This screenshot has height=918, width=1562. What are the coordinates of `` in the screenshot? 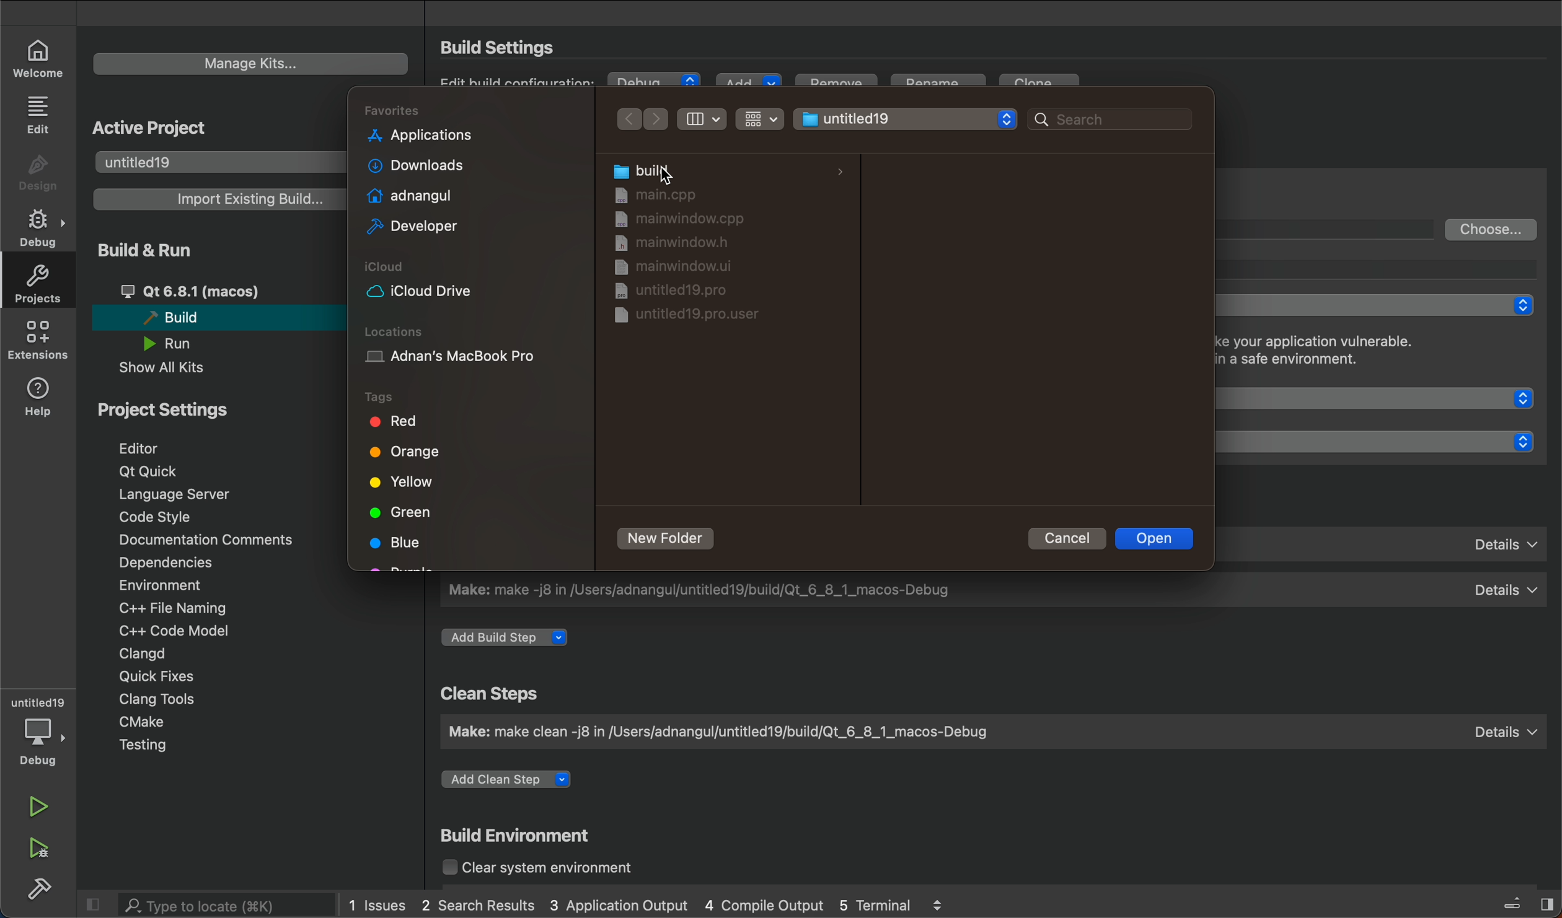 It's located at (704, 119).